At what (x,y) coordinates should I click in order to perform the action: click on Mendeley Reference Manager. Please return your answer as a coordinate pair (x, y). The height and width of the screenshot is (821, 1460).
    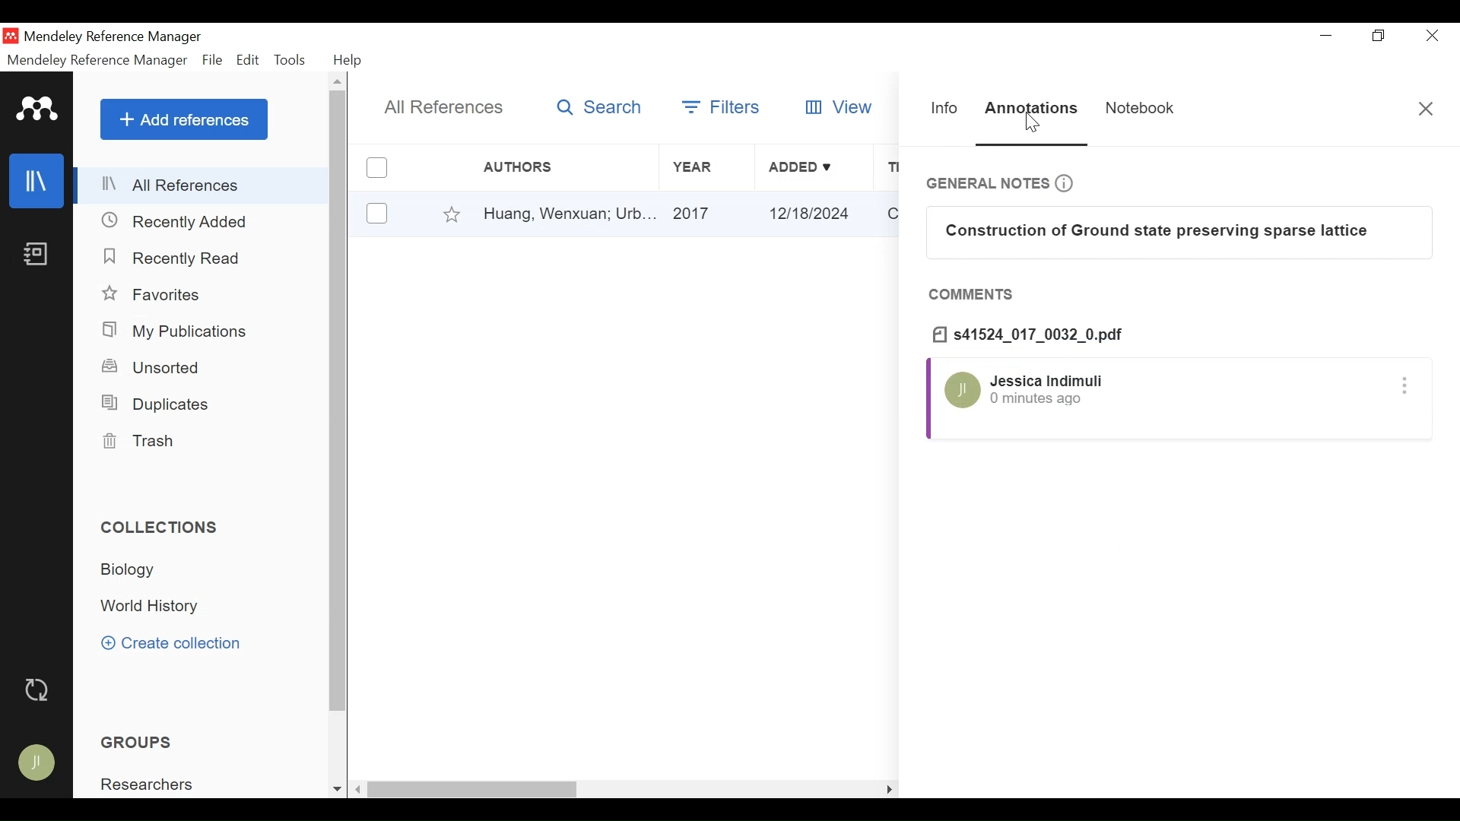
    Looking at the image, I should click on (97, 60).